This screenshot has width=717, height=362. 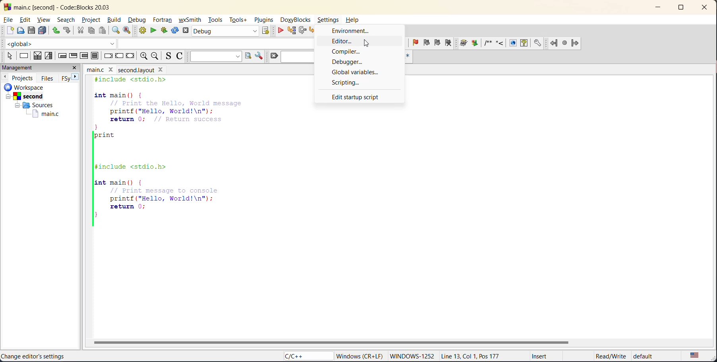 What do you see at coordinates (91, 20) in the screenshot?
I see `project` at bounding box center [91, 20].